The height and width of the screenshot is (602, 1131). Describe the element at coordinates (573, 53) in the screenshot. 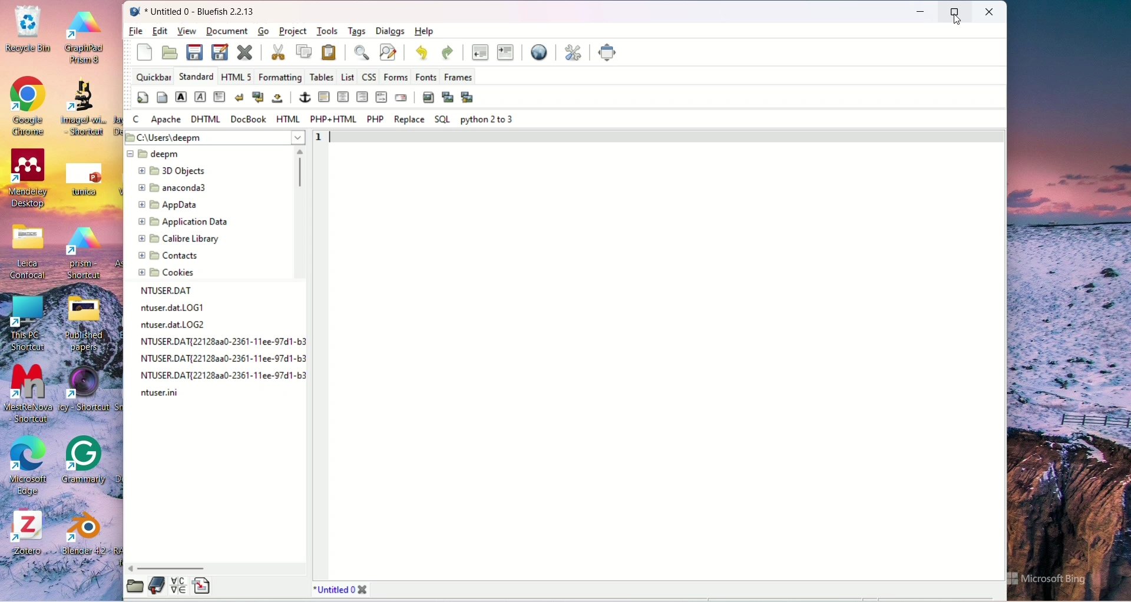

I see `edit preferences` at that location.